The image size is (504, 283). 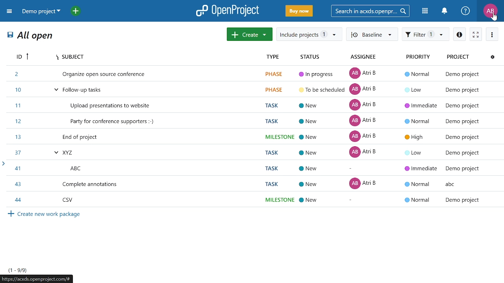 What do you see at coordinates (37, 279) in the screenshot?
I see `webpage adress` at bounding box center [37, 279].